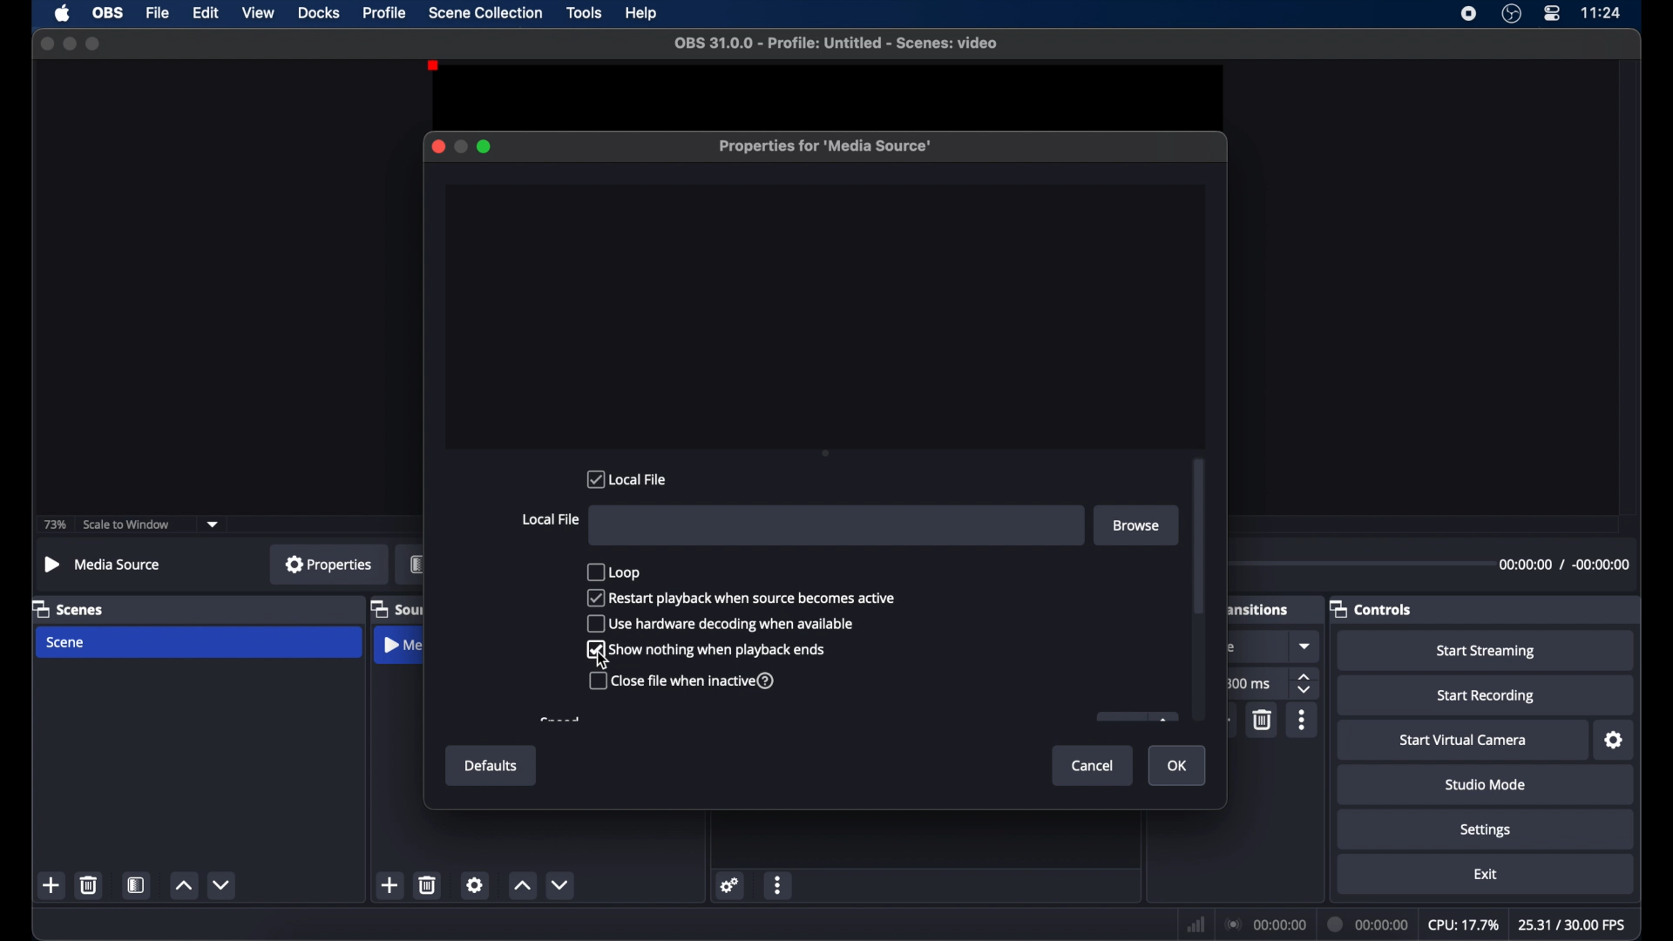 The image size is (1673, 941). I want to click on defaults, so click(492, 767).